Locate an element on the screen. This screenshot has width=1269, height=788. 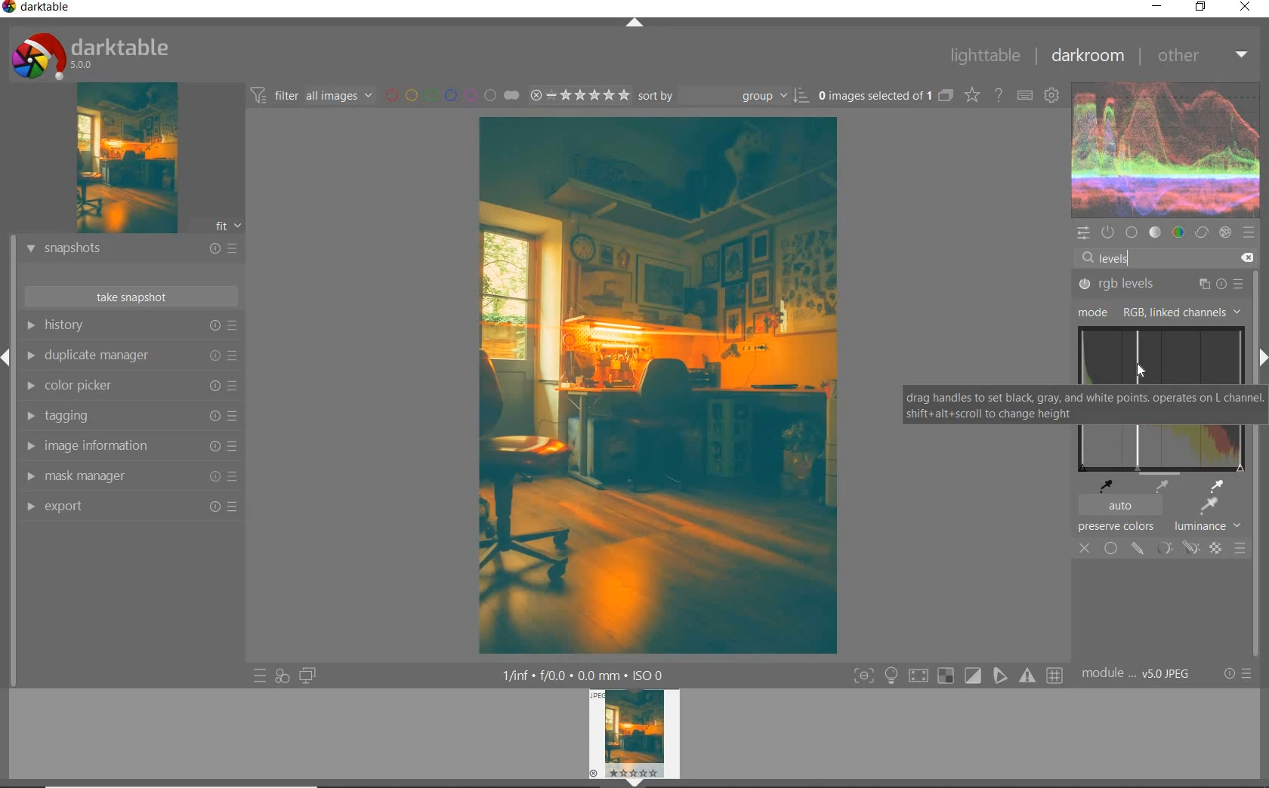
correct is located at coordinates (1202, 232).